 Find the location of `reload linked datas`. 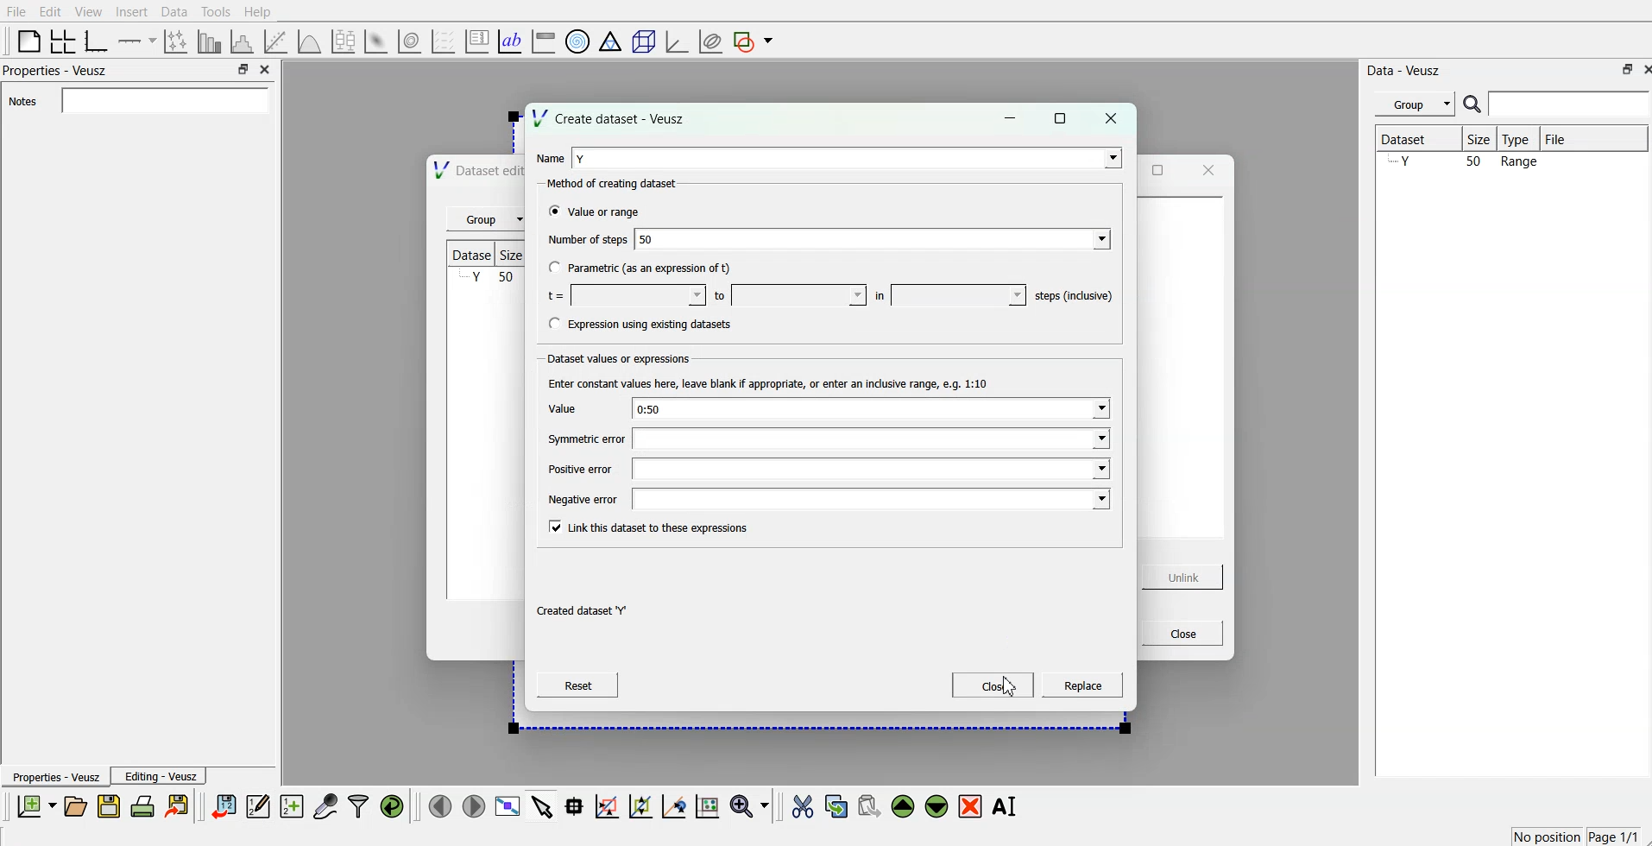

reload linked datas is located at coordinates (394, 807).